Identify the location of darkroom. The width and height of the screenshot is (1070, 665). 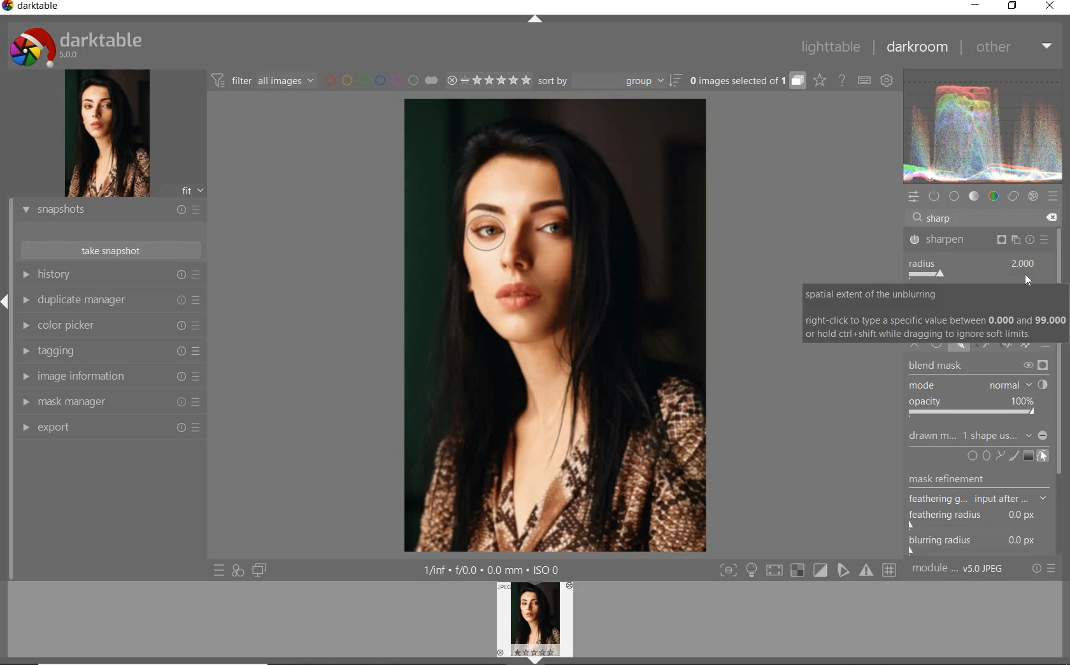
(914, 46).